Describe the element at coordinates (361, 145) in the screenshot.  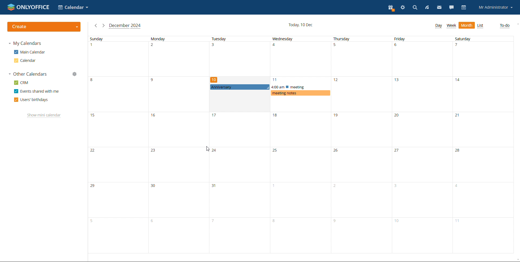
I see `thursday` at that location.